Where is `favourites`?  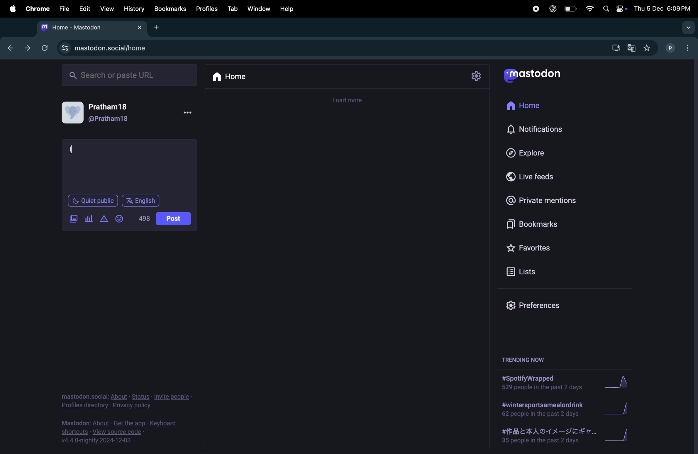 favourites is located at coordinates (648, 50).